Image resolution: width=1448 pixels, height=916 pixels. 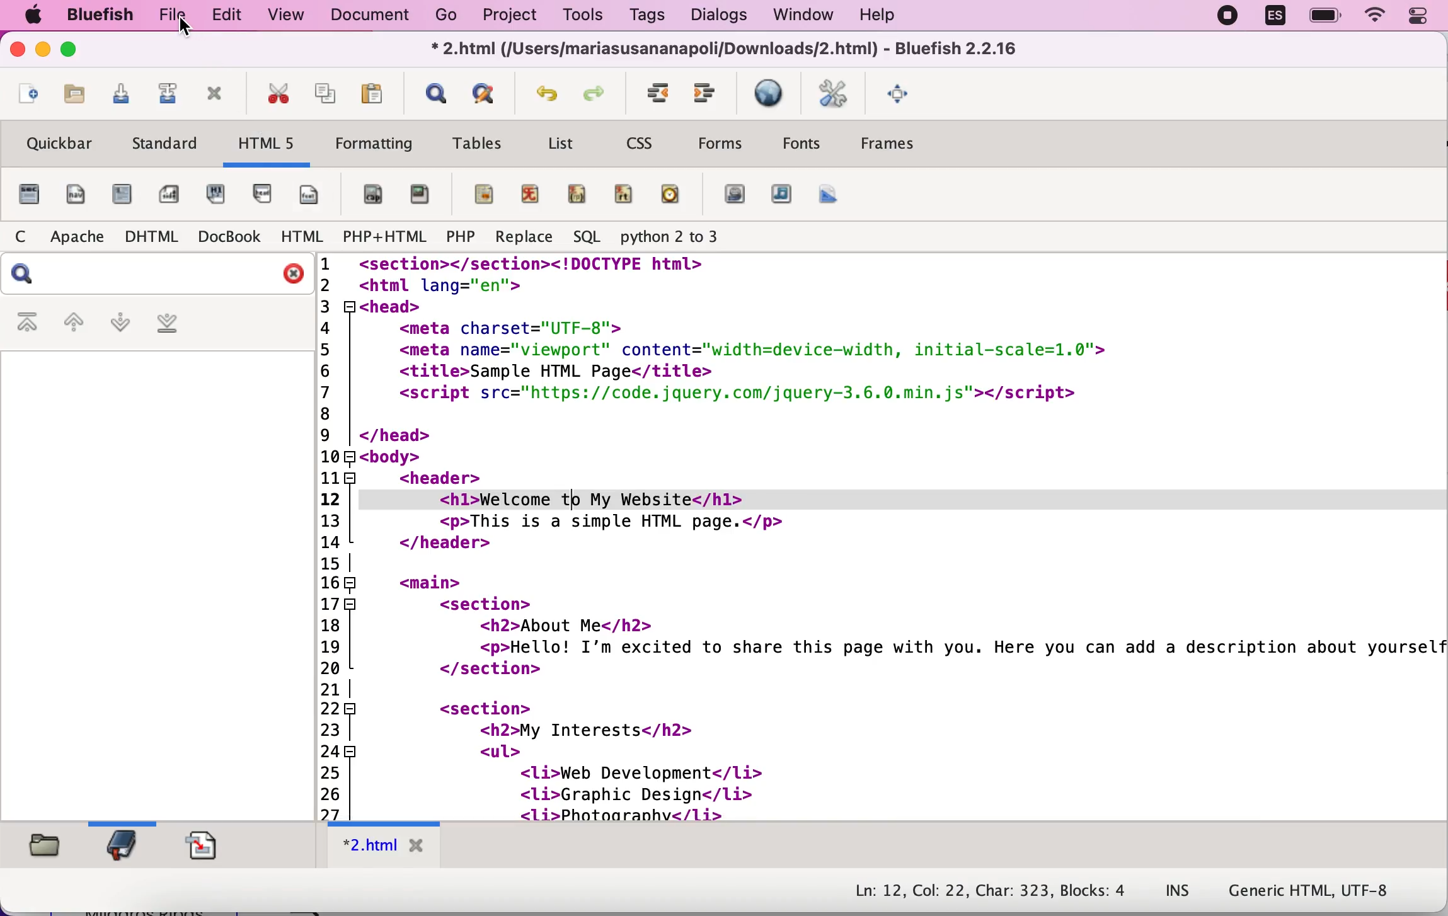 What do you see at coordinates (461, 237) in the screenshot?
I see `php` at bounding box center [461, 237].